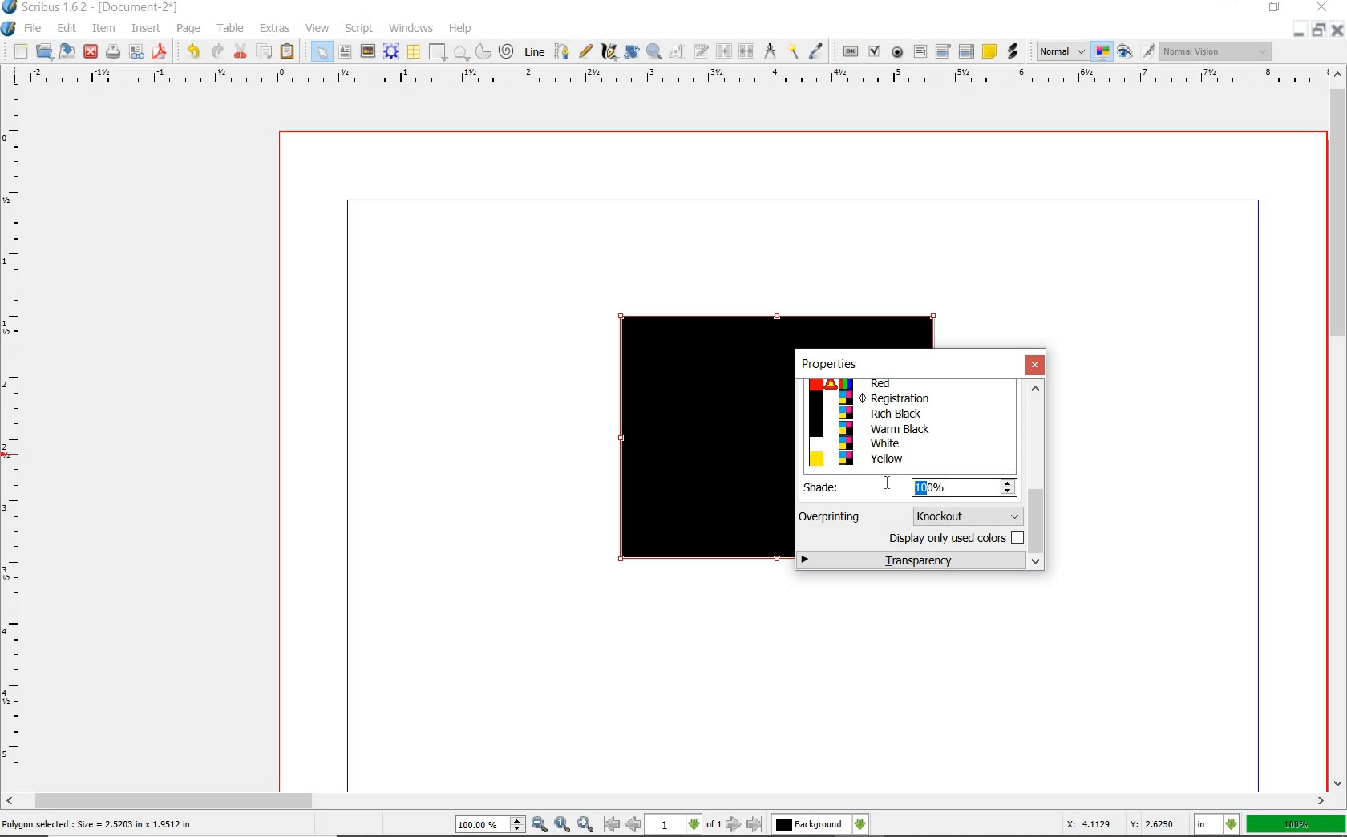 The height and width of the screenshot is (837, 1347). I want to click on undo, so click(193, 53).